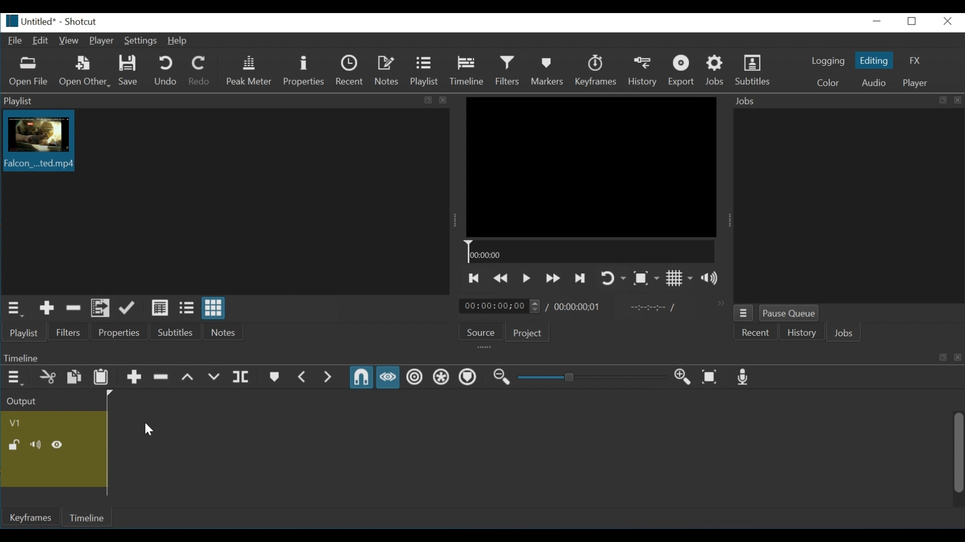 The height and width of the screenshot is (542, 965). Describe the element at coordinates (508, 70) in the screenshot. I see `Filters` at that location.